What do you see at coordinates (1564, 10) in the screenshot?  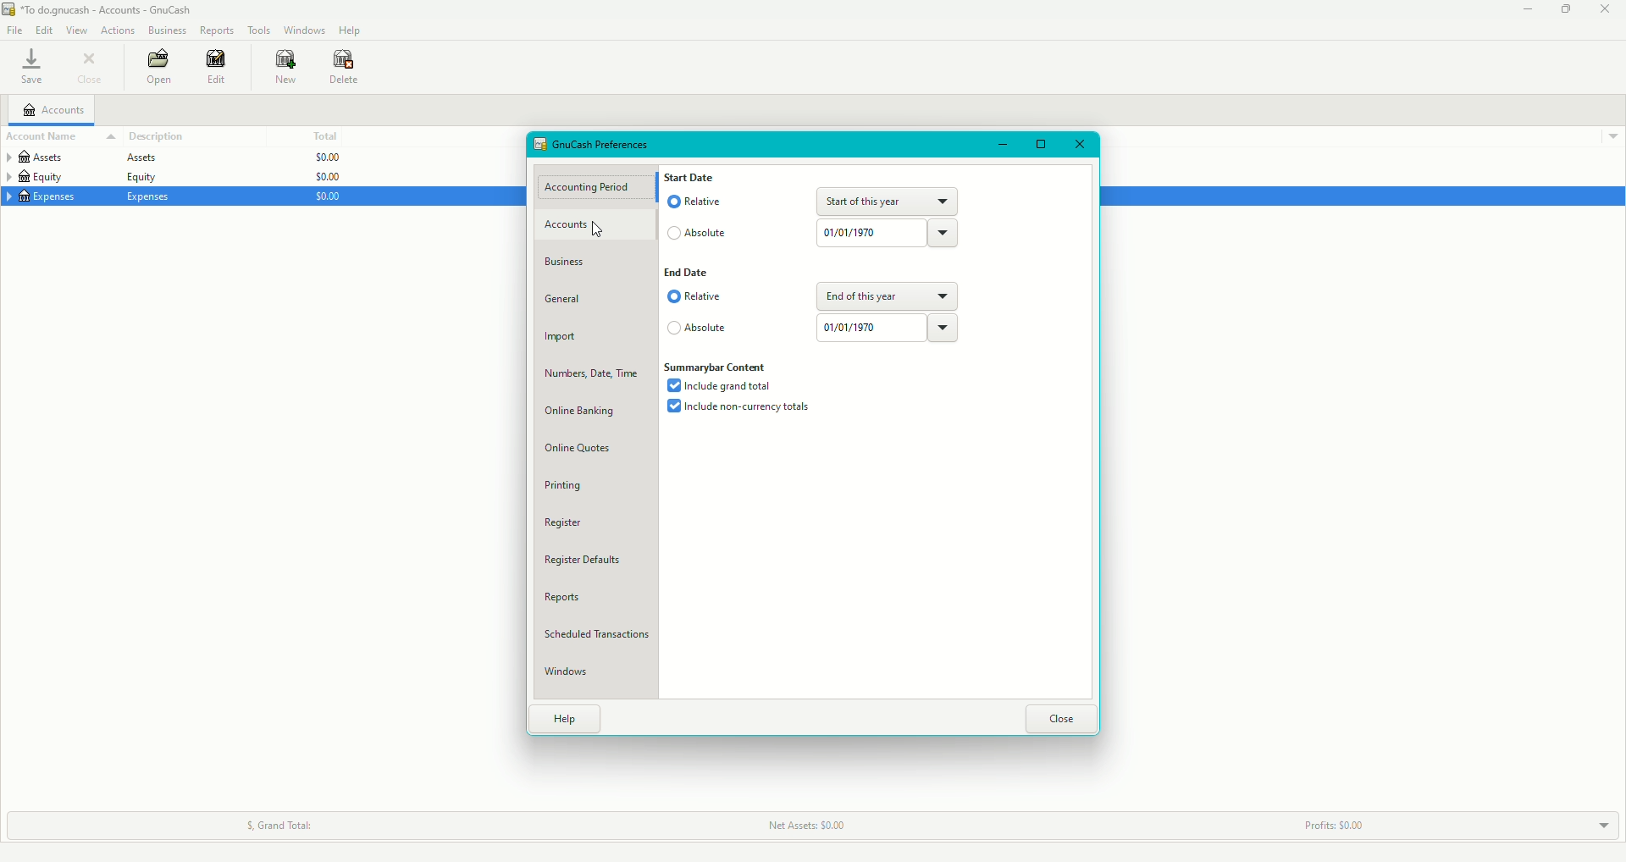 I see `Restore` at bounding box center [1564, 10].